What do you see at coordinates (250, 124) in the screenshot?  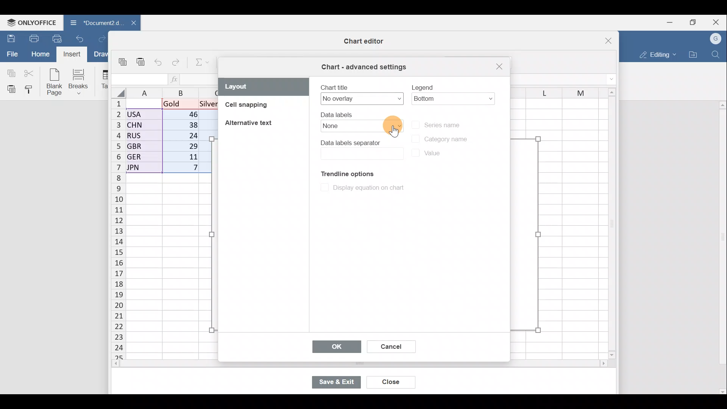 I see `Alternative text` at bounding box center [250, 124].